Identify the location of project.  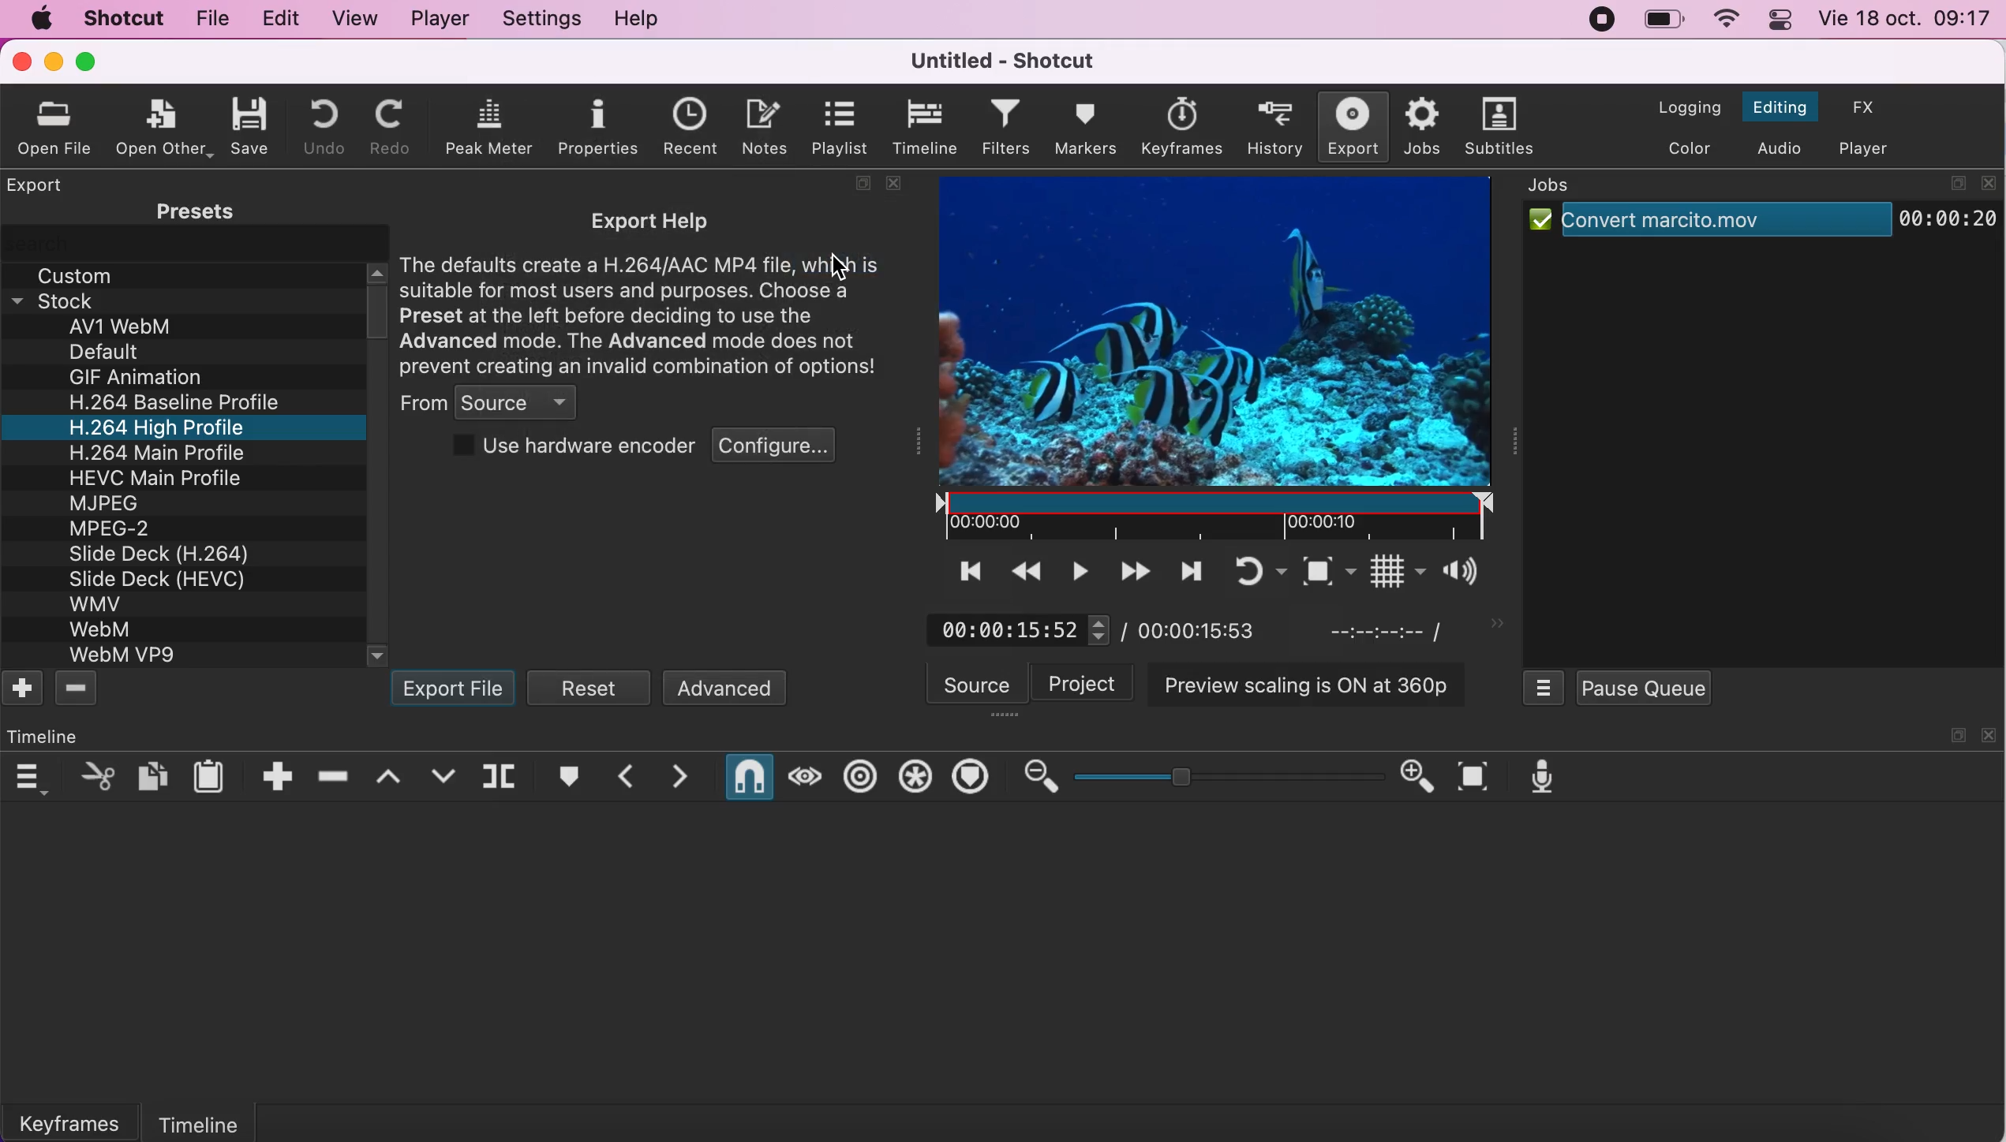
(1086, 682).